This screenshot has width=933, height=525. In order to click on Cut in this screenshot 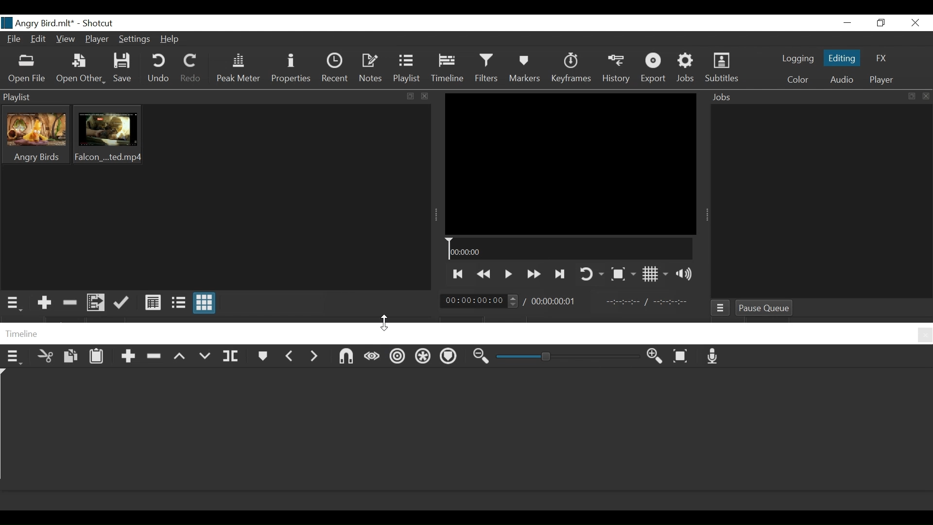, I will do `click(46, 357)`.